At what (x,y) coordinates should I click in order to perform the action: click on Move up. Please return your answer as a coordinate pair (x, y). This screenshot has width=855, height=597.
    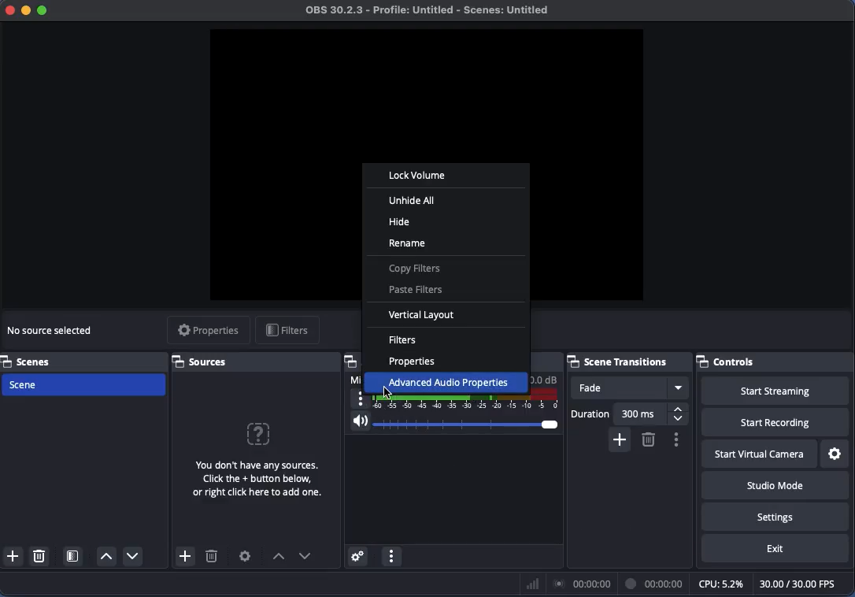
    Looking at the image, I should click on (278, 558).